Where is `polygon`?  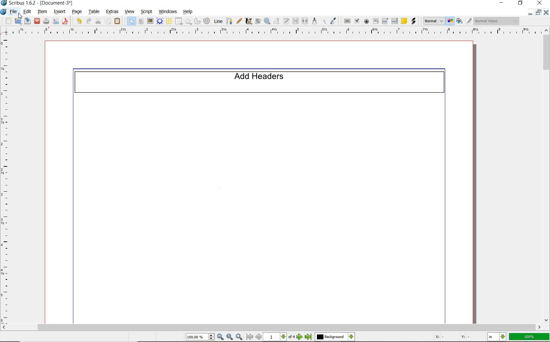 polygon is located at coordinates (188, 22).